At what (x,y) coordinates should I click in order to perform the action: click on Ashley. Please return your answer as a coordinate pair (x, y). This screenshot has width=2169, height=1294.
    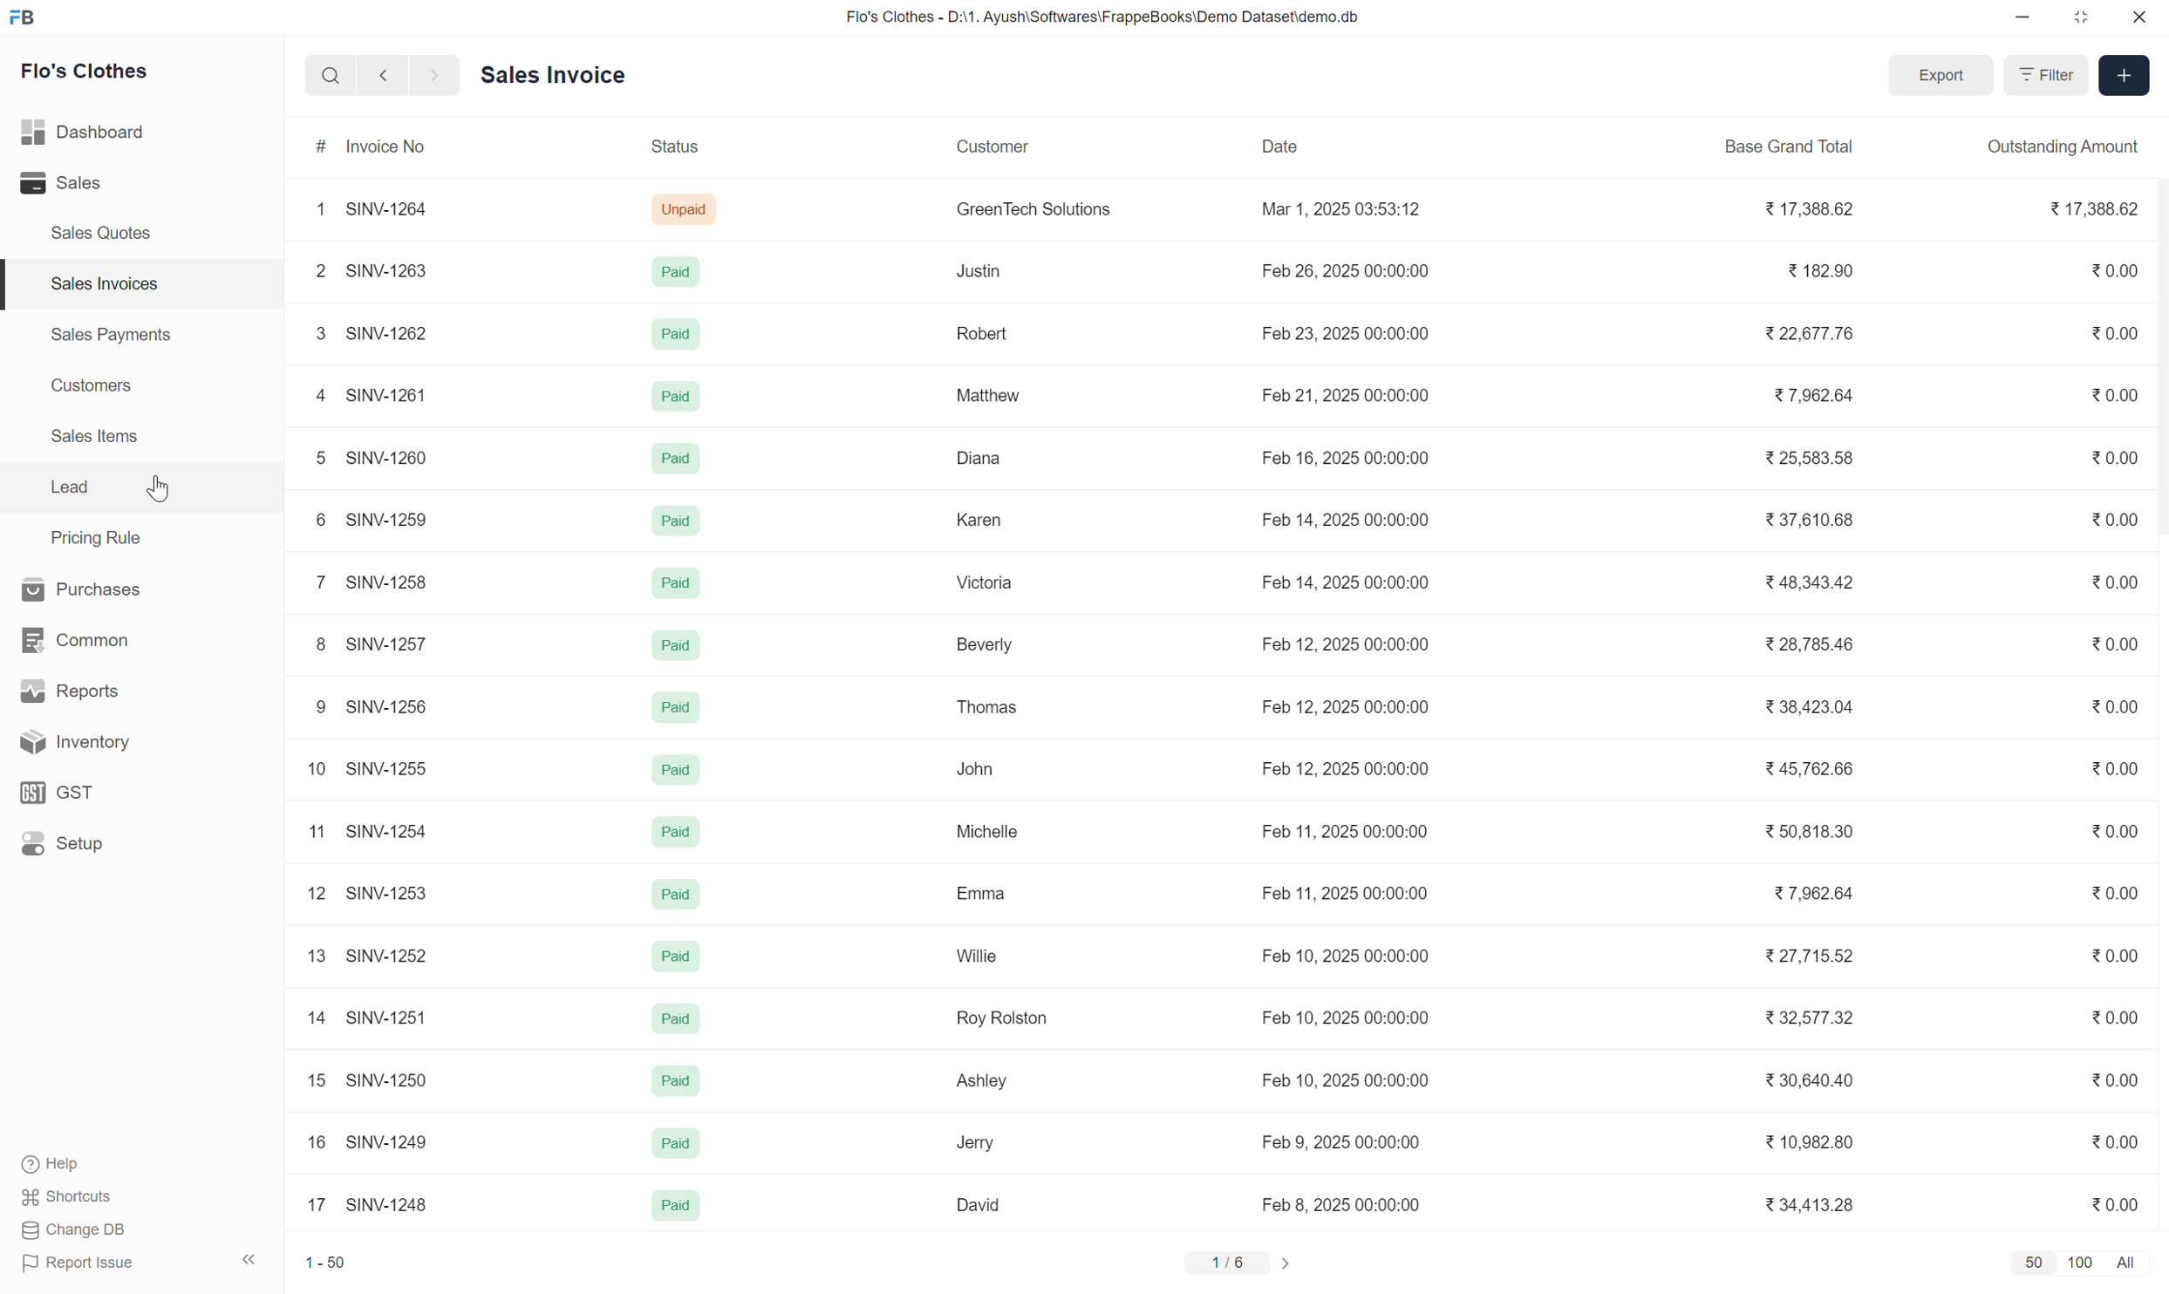
    Looking at the image, I should click on (982, 1081).